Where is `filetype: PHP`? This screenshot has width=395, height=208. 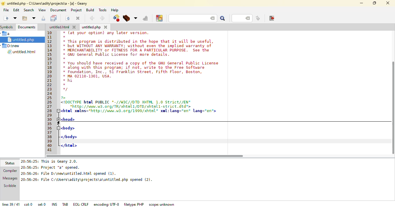
filetype: PHP is located at coordinates (134, 205).